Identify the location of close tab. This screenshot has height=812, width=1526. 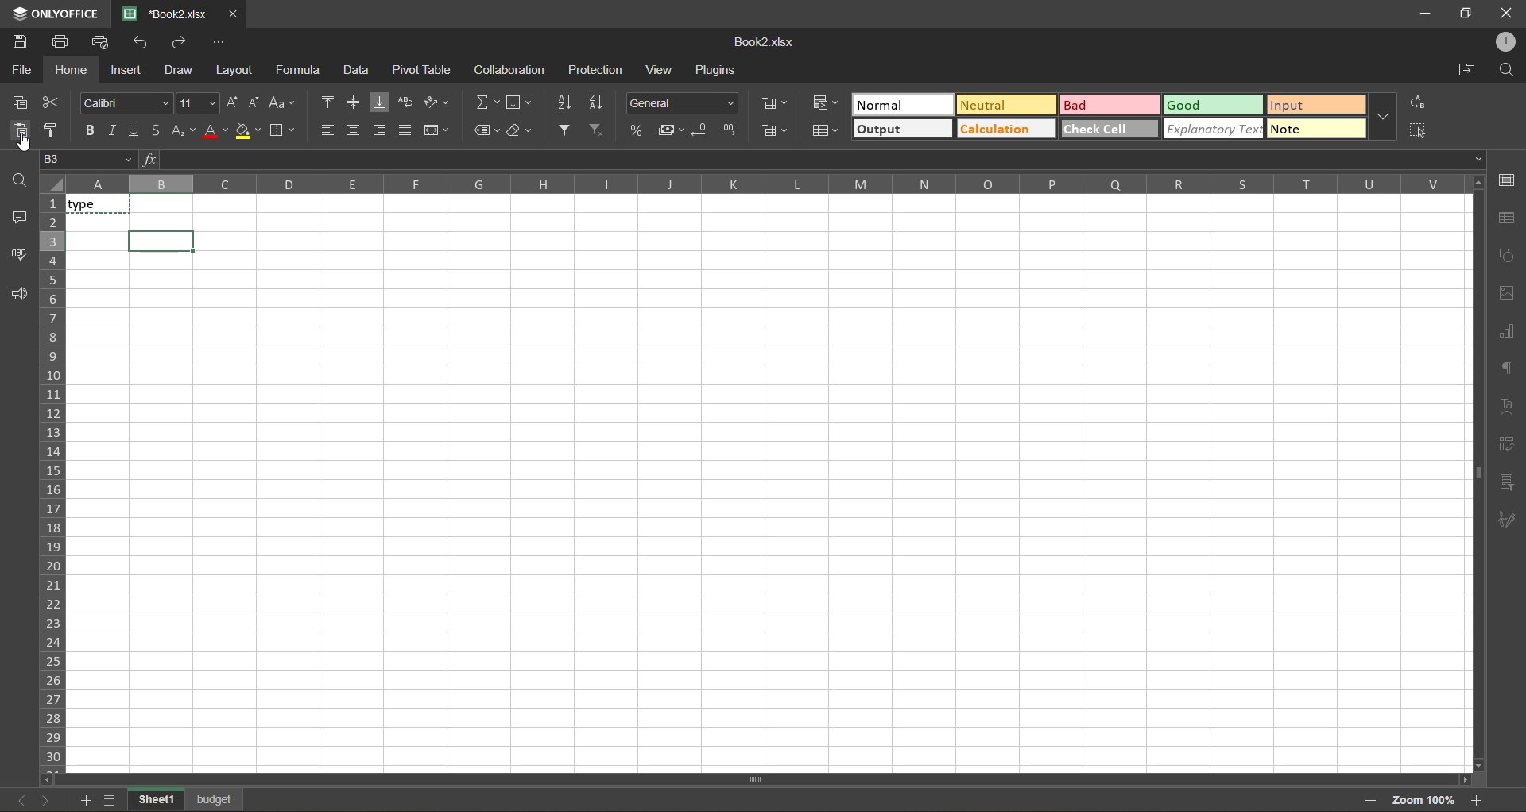
(230, 15).